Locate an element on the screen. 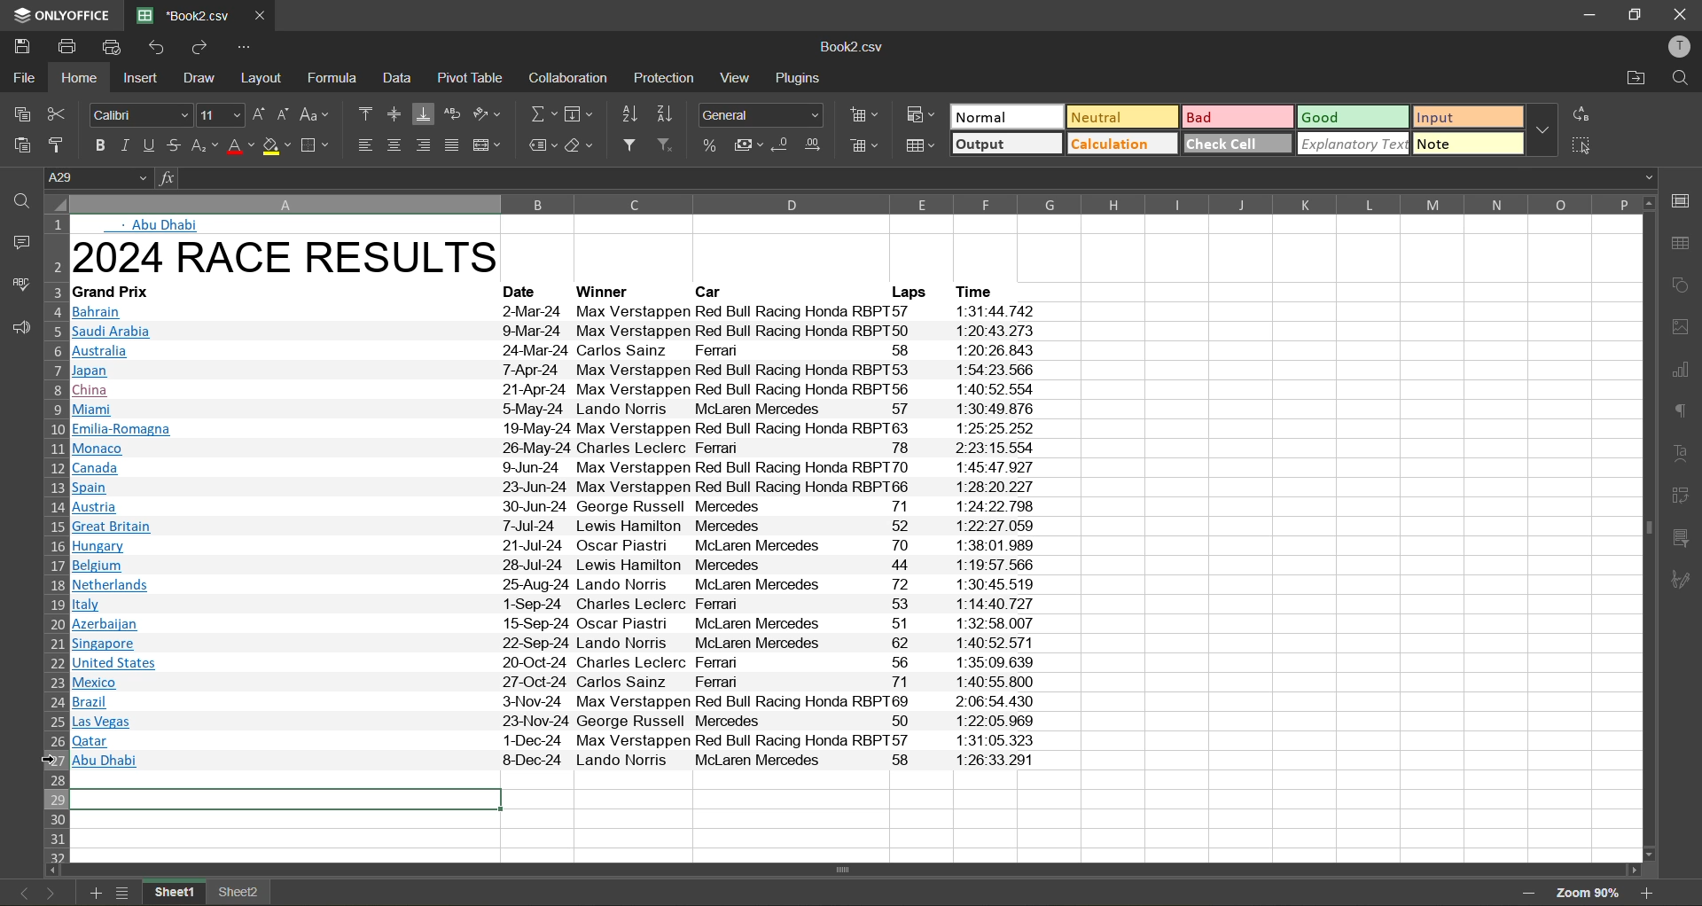 The height and width of the screenshot is (906, 1702). text info is located at coordinates (984, 291).